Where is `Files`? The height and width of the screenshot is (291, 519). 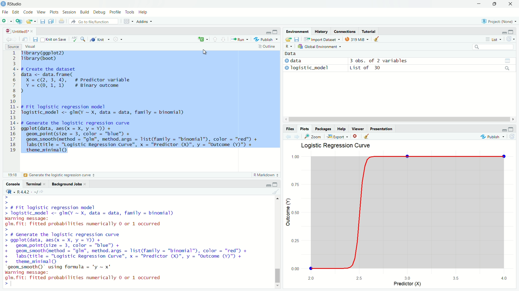 Files is located at coordinates (290, 129).